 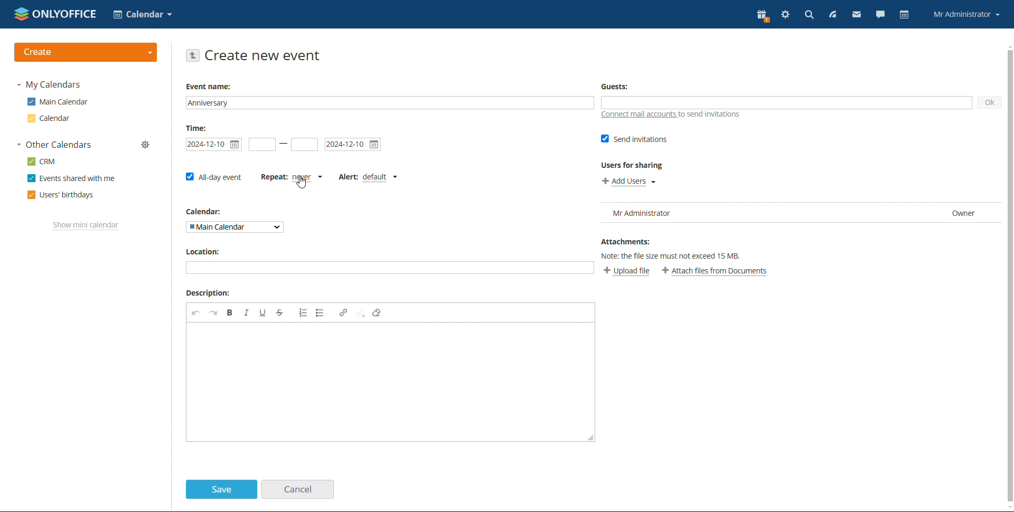 What do you see at coordinates (86, 226) in the screenshot?
I see `show mini calendar` at bounding box center [86, 226].